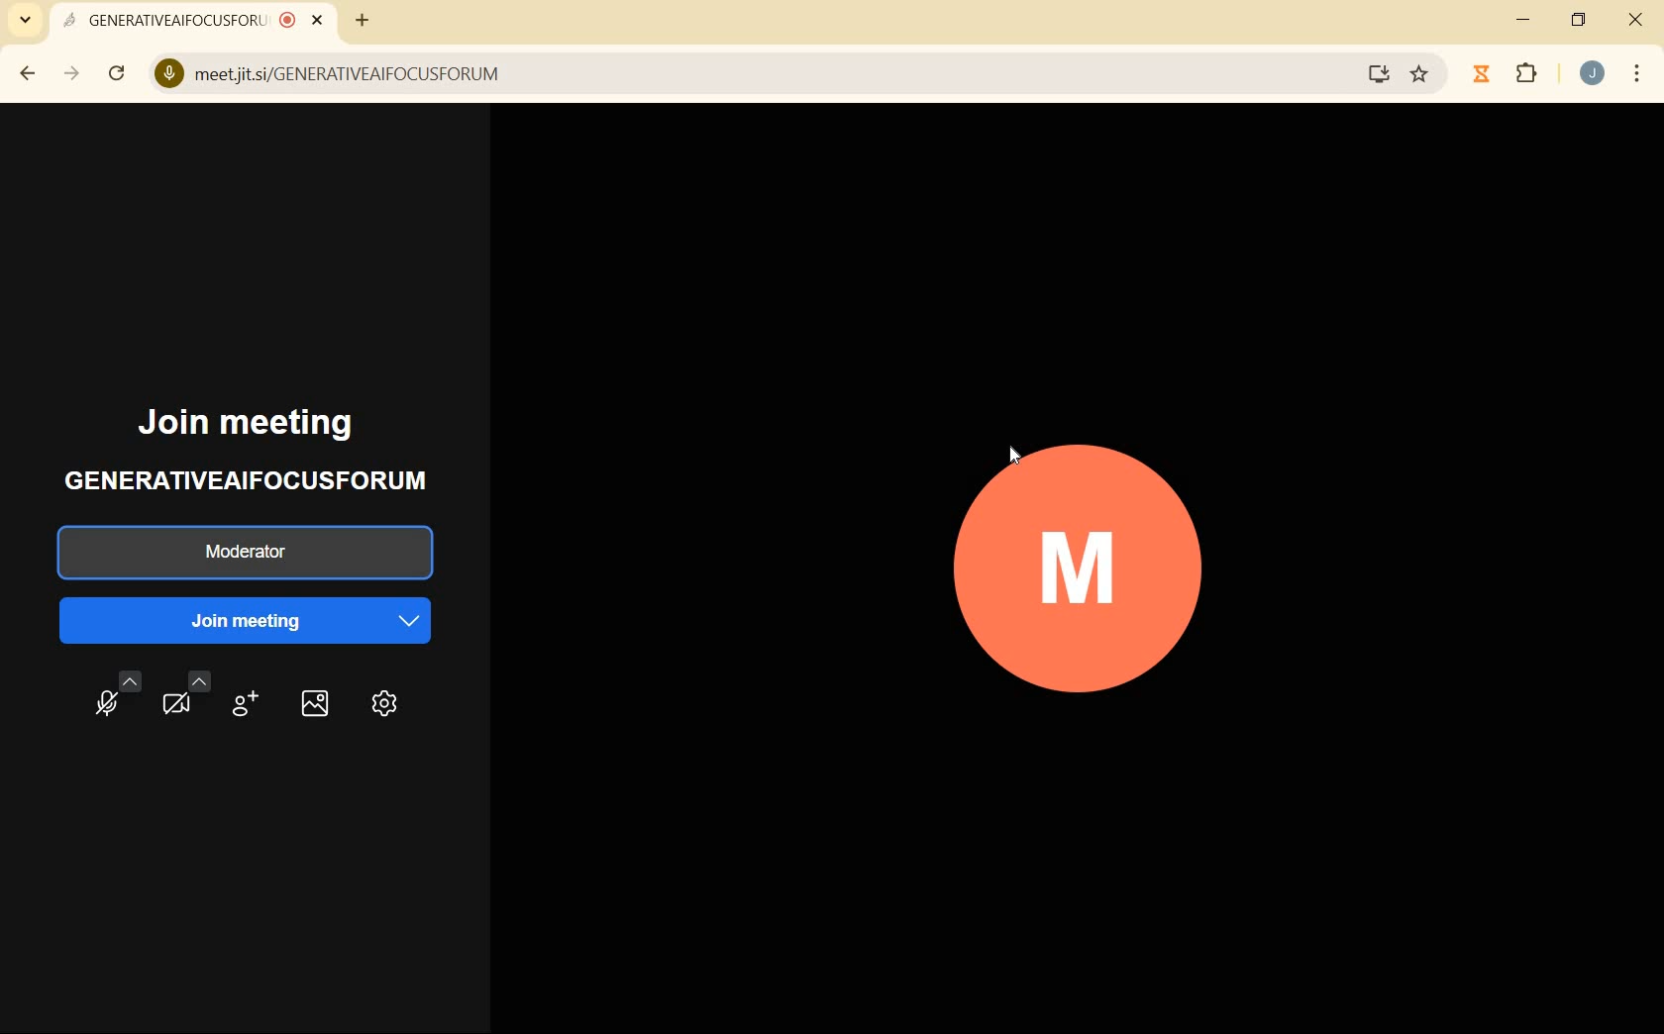 This screenshot has height=1034, width=1664. Describe the element at coordinates (194, 24) in the screenshot. I see `GENERATIVEAIFOCUSFORU` at that location.